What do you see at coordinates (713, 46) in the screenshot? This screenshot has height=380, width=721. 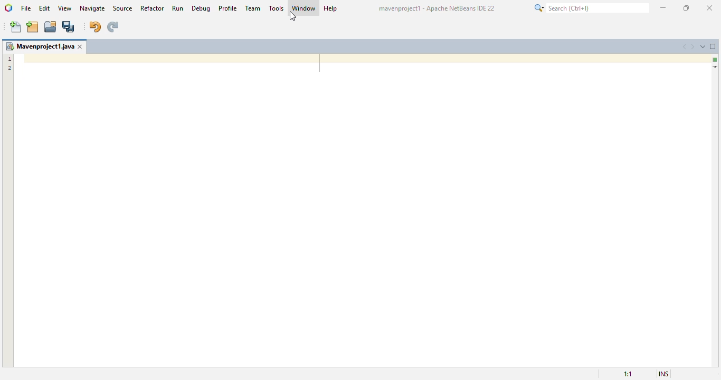 I see `maximize window` at bounding box center [713, 46].